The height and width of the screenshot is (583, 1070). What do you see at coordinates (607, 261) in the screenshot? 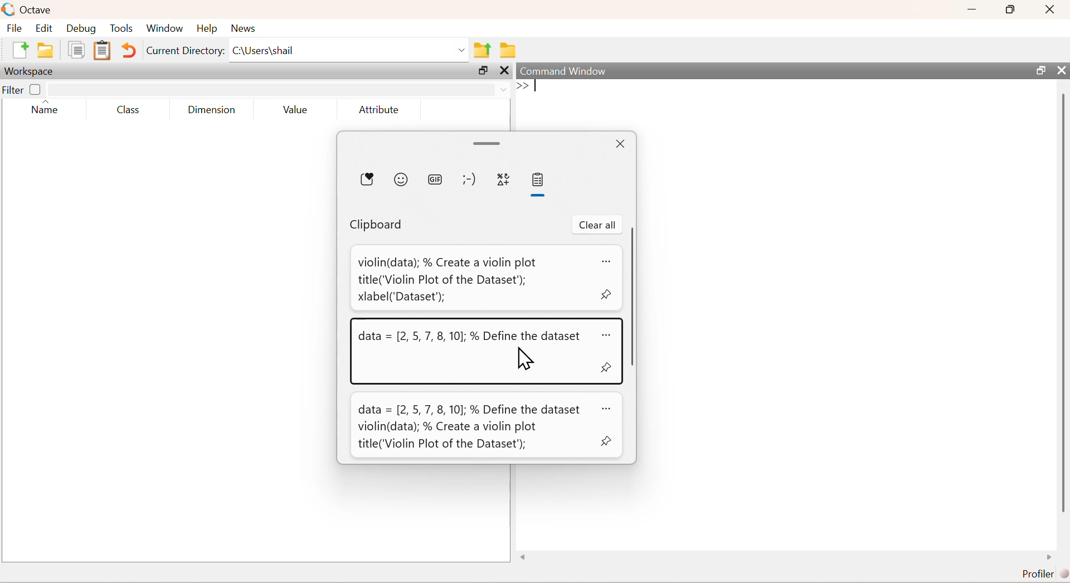
I see `options` at bounding box center [607, 261].